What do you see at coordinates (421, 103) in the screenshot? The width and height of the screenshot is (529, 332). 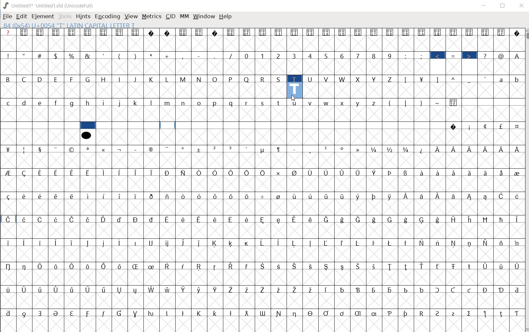 I see `)` at bounding box center [421, 103].